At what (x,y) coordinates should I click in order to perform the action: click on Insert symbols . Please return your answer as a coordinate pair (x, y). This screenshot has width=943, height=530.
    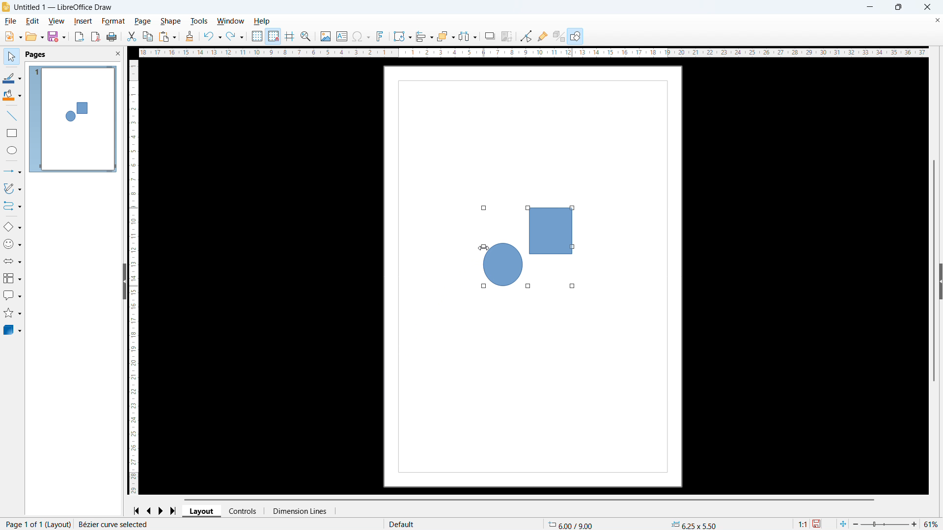
    Looking at the image, I should click on (361, 36).